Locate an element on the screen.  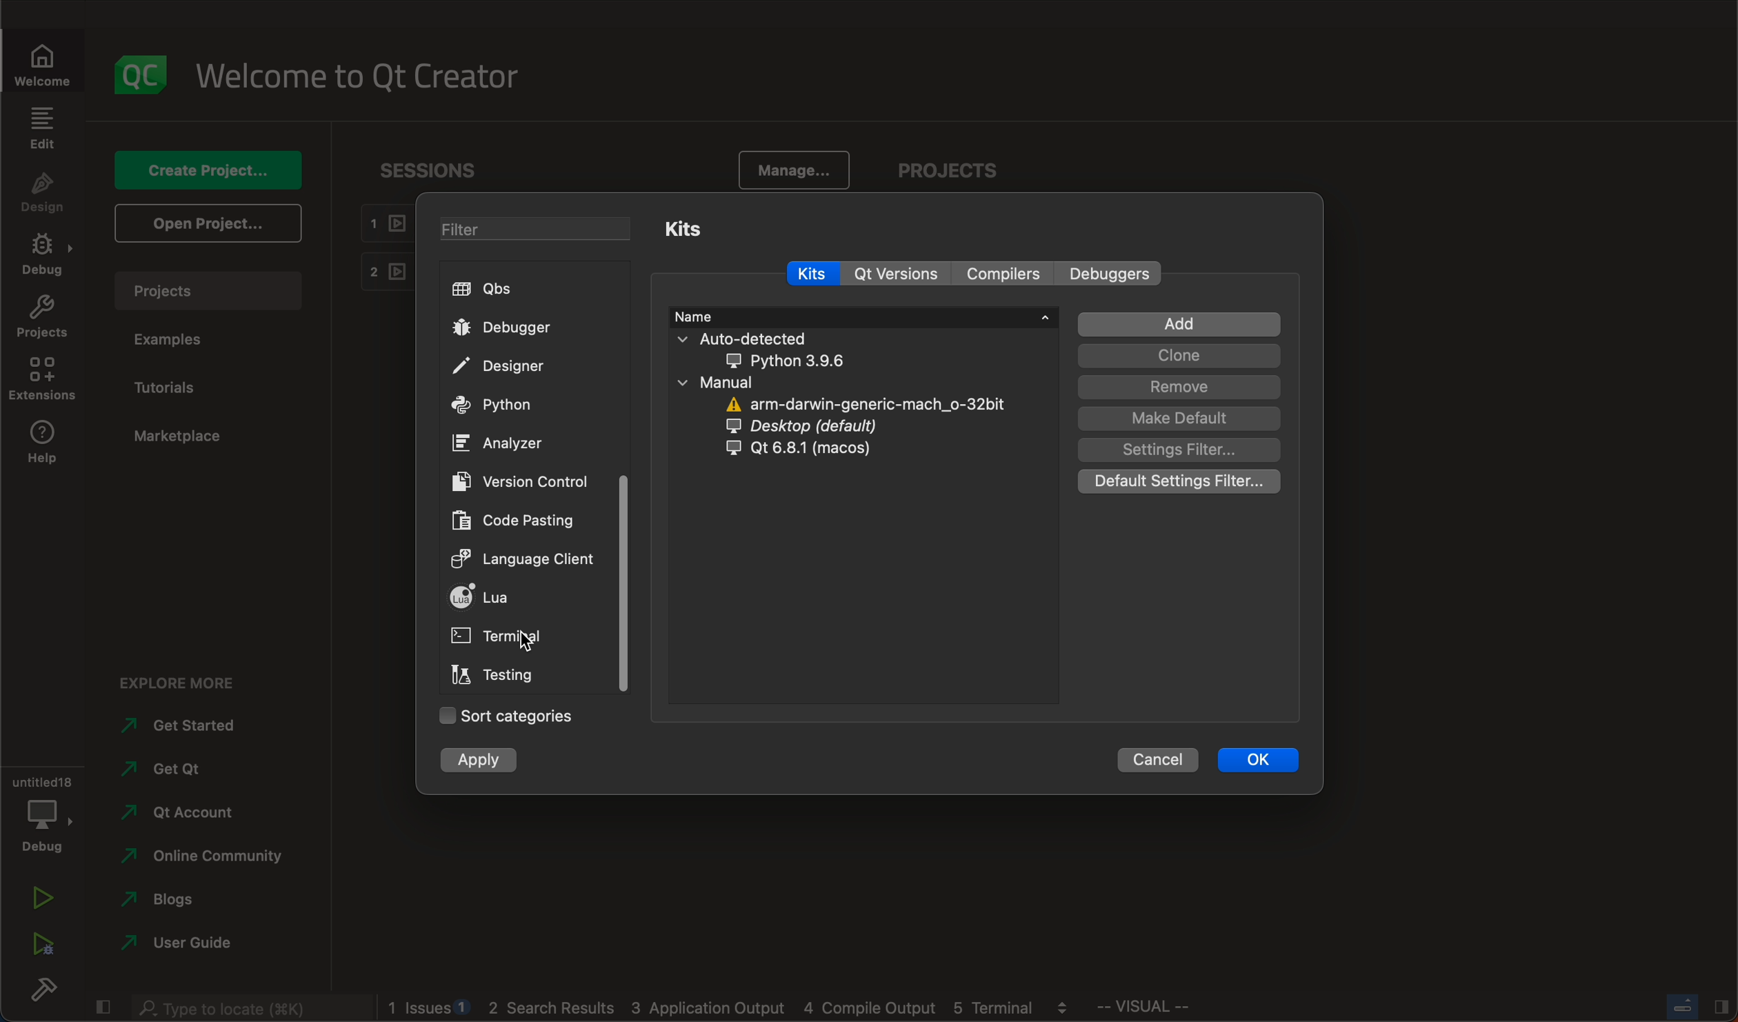
projects is located at coordinates (213, 288).